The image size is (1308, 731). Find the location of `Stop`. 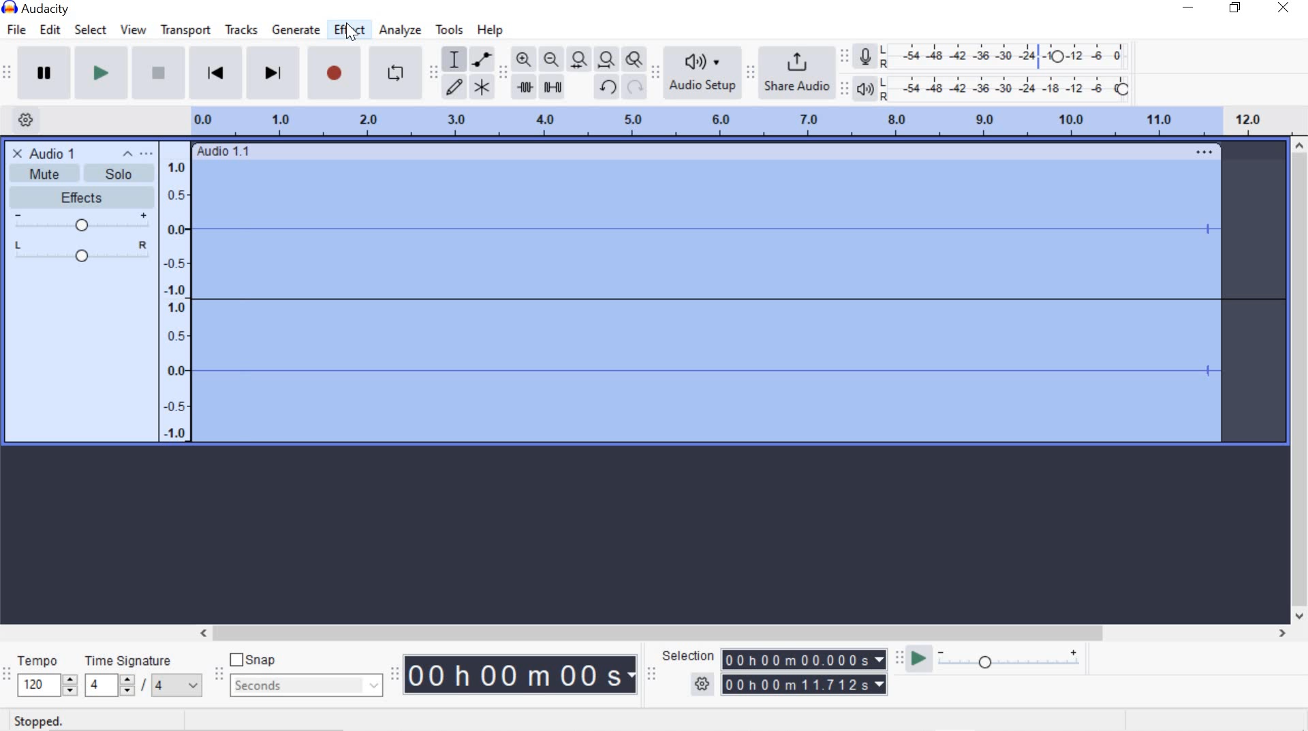

Stop is located at coordinates (157, 74).